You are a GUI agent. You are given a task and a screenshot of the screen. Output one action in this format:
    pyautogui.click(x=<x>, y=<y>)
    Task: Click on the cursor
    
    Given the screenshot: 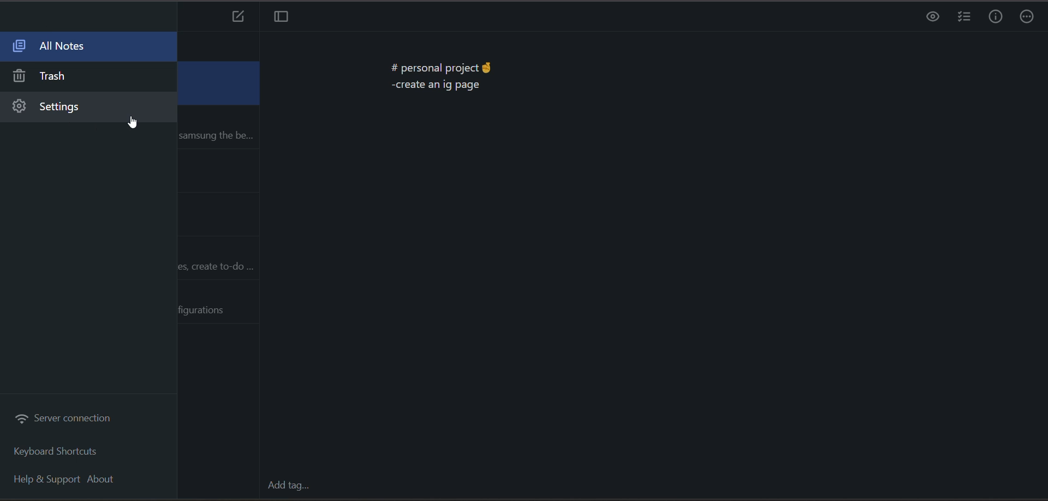 What is the action you would take?
    pyautogui.click(x=133, y=124)
    